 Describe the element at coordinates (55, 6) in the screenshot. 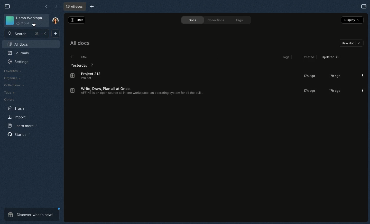

I see `Forward` at that location.